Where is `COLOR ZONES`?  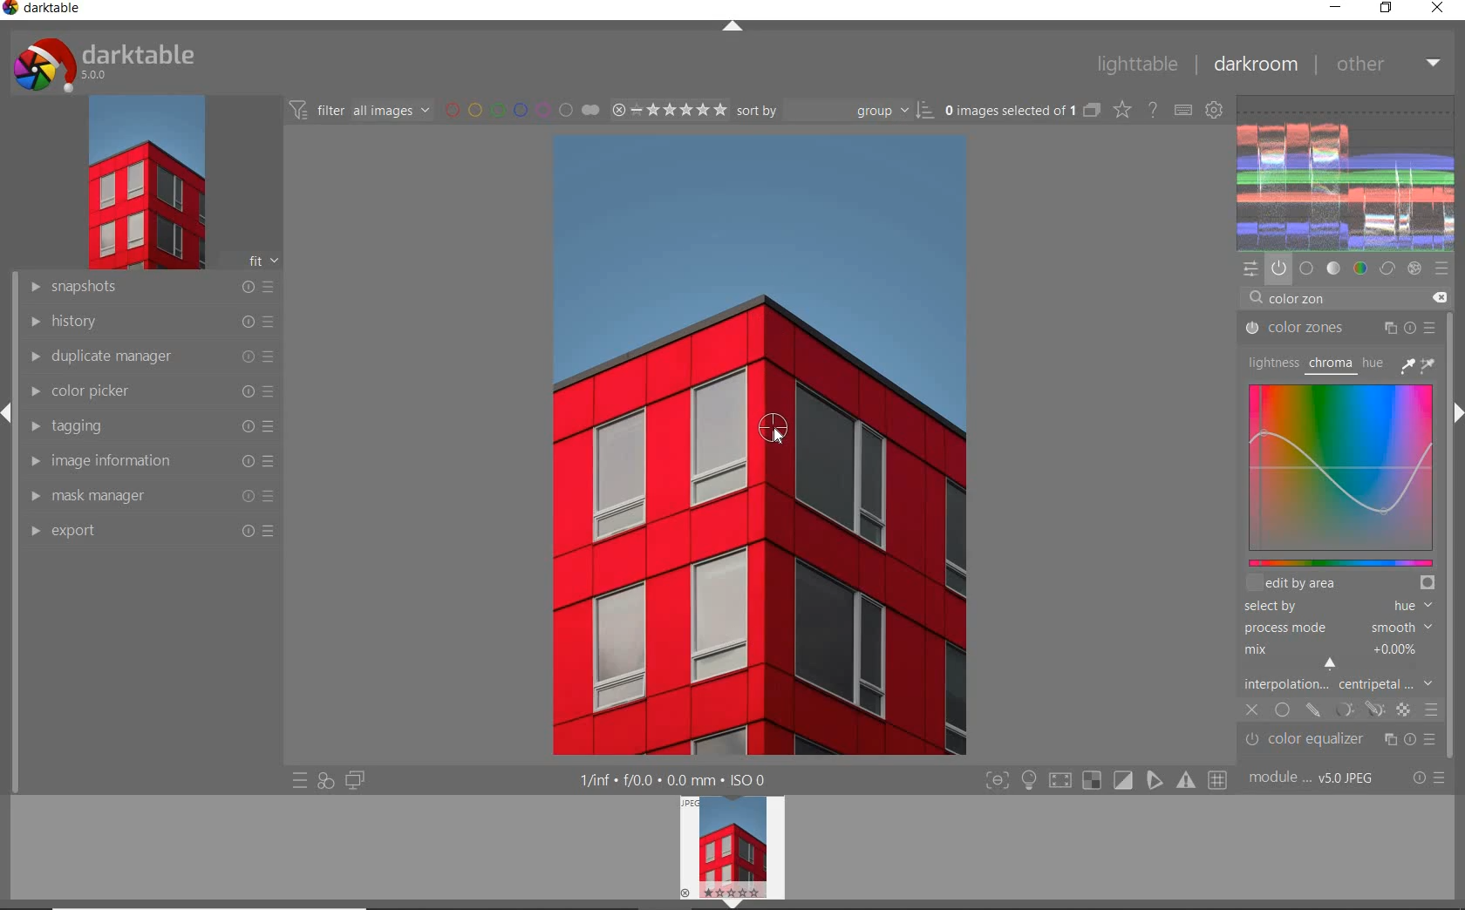
COLOR ZONES is located at coordinates (1340, 329).